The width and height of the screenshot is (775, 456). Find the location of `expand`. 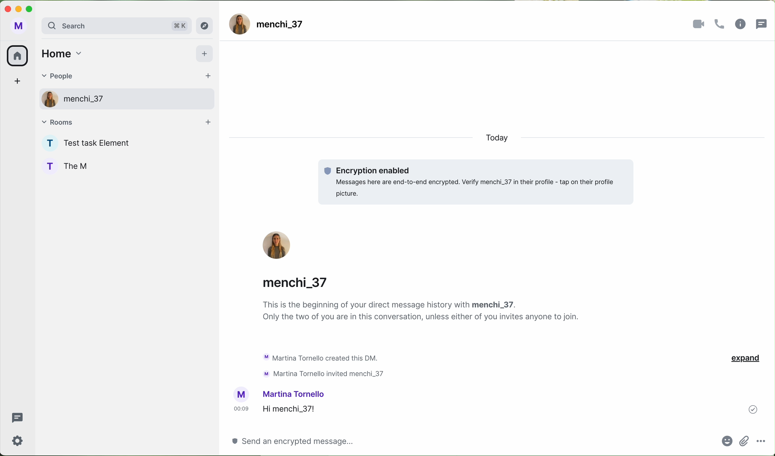

expand is located at coordinates (745, 359).